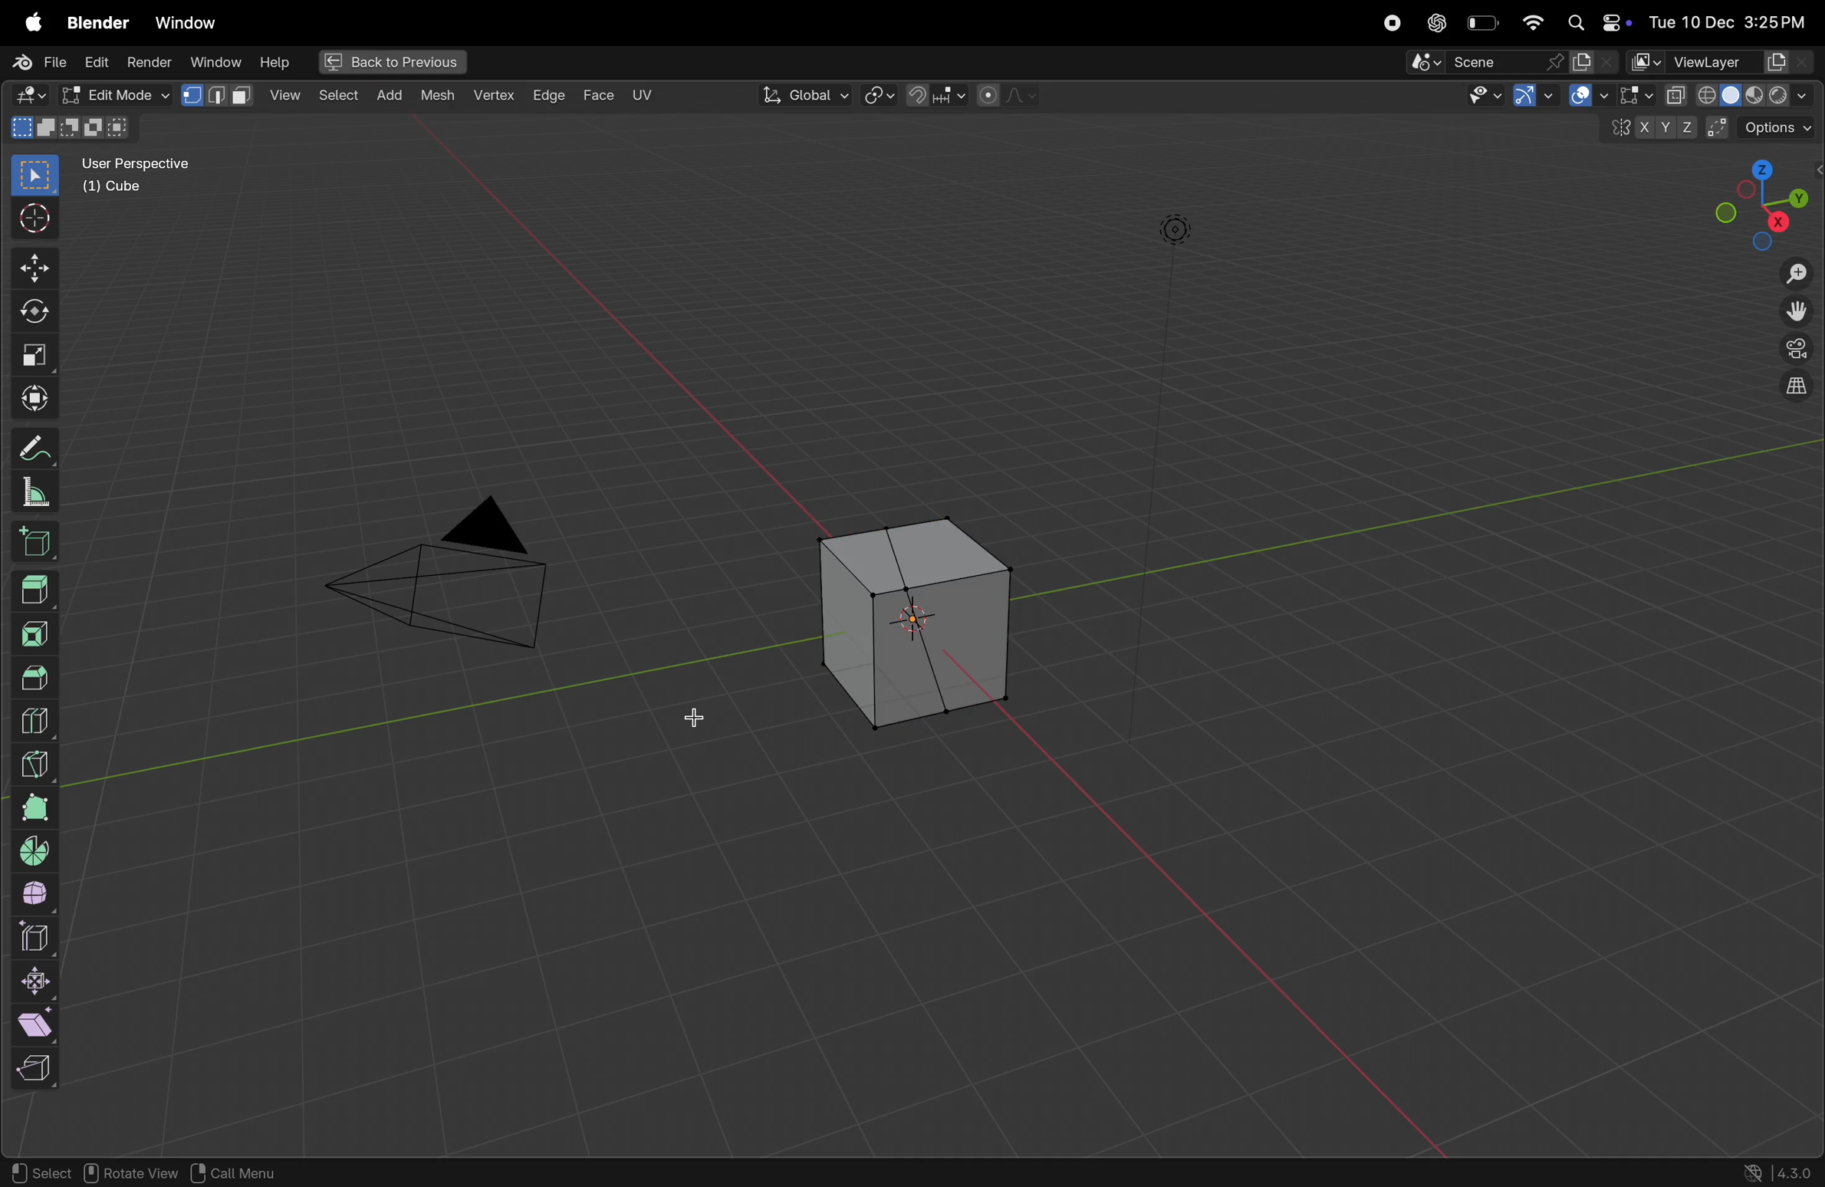 The height and width of the screenshot is (1187, 1825). What do you see at coordinates (31, 316) in the screenshot?
I see `transform` at bounding box center [31, 316].